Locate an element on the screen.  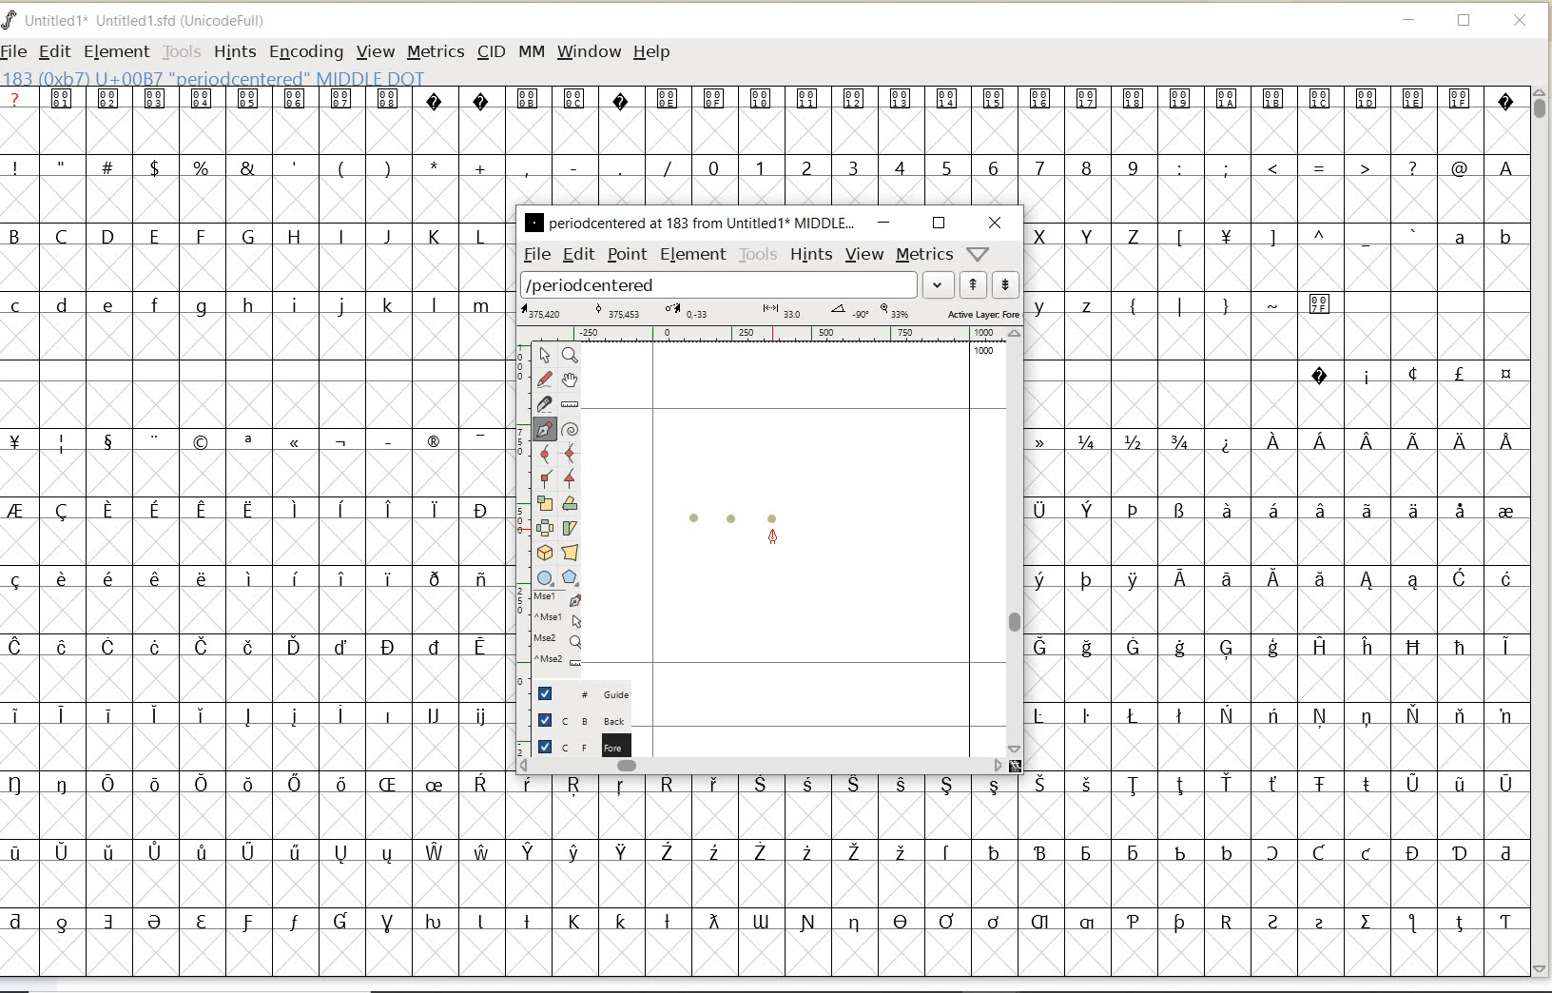
Add a corner point is located at coordinates (544, 477).